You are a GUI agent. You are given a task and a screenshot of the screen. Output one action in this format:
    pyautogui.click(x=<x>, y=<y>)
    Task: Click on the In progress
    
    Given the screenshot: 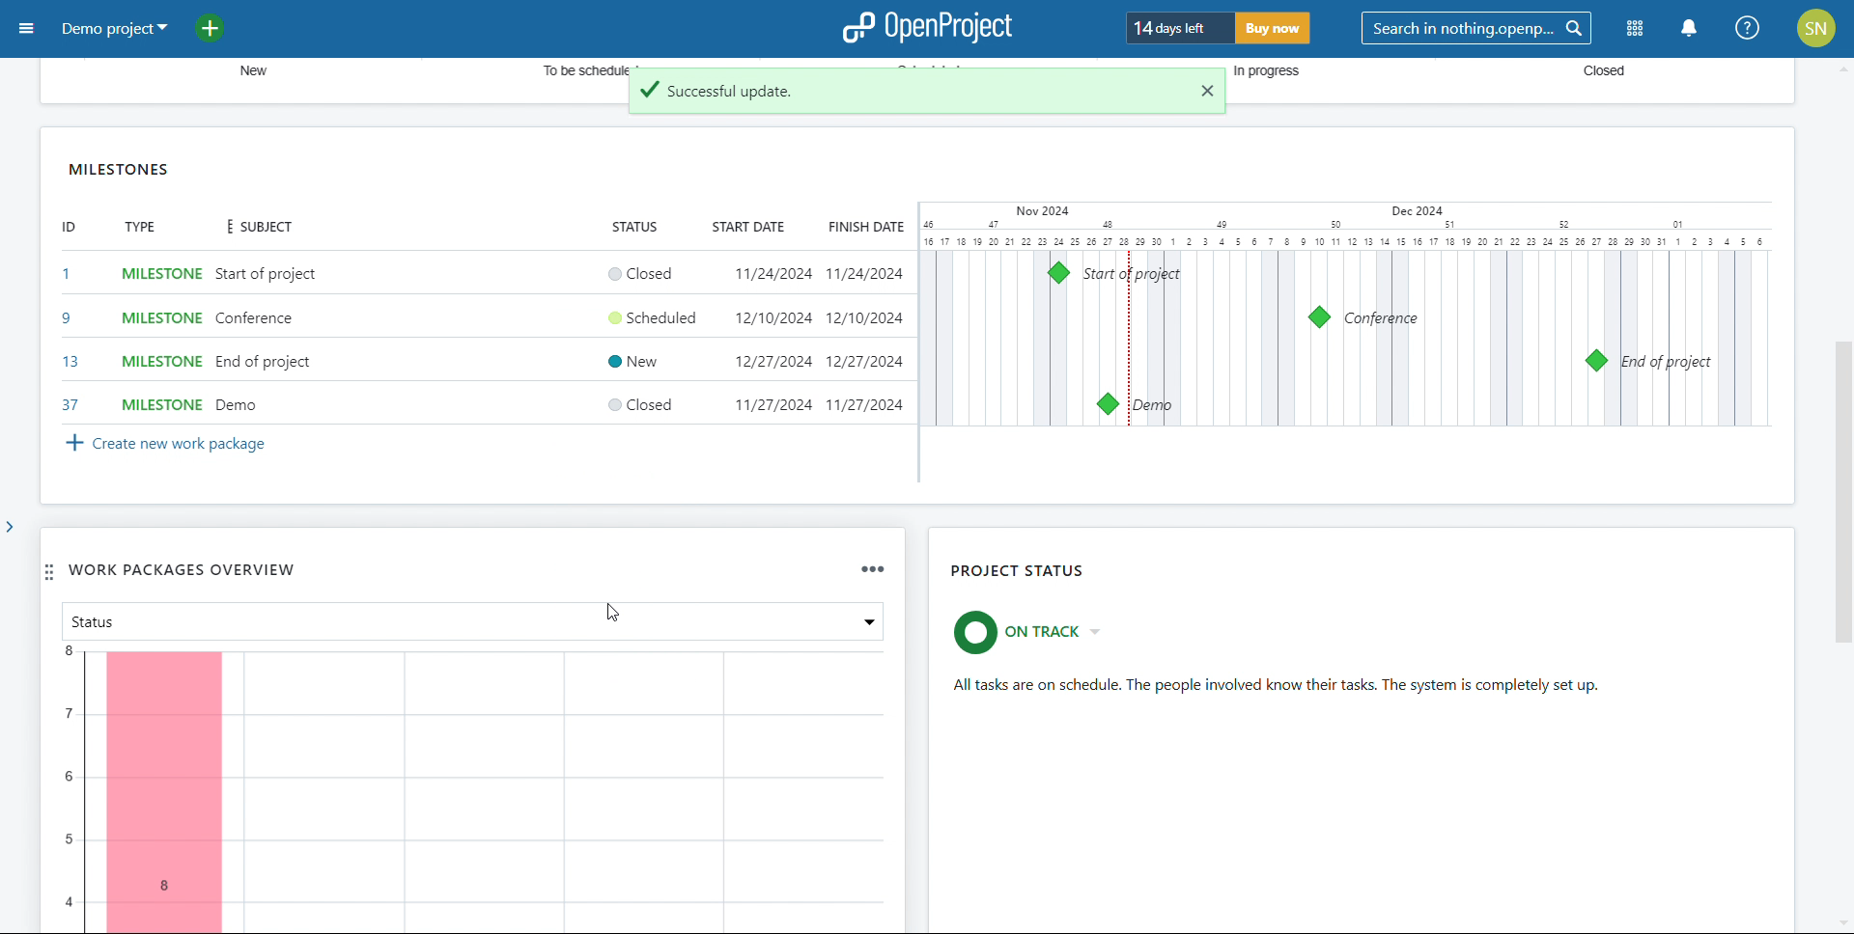 What is the action you would take?
    pyautogui.click(x=1281, y=72)
    